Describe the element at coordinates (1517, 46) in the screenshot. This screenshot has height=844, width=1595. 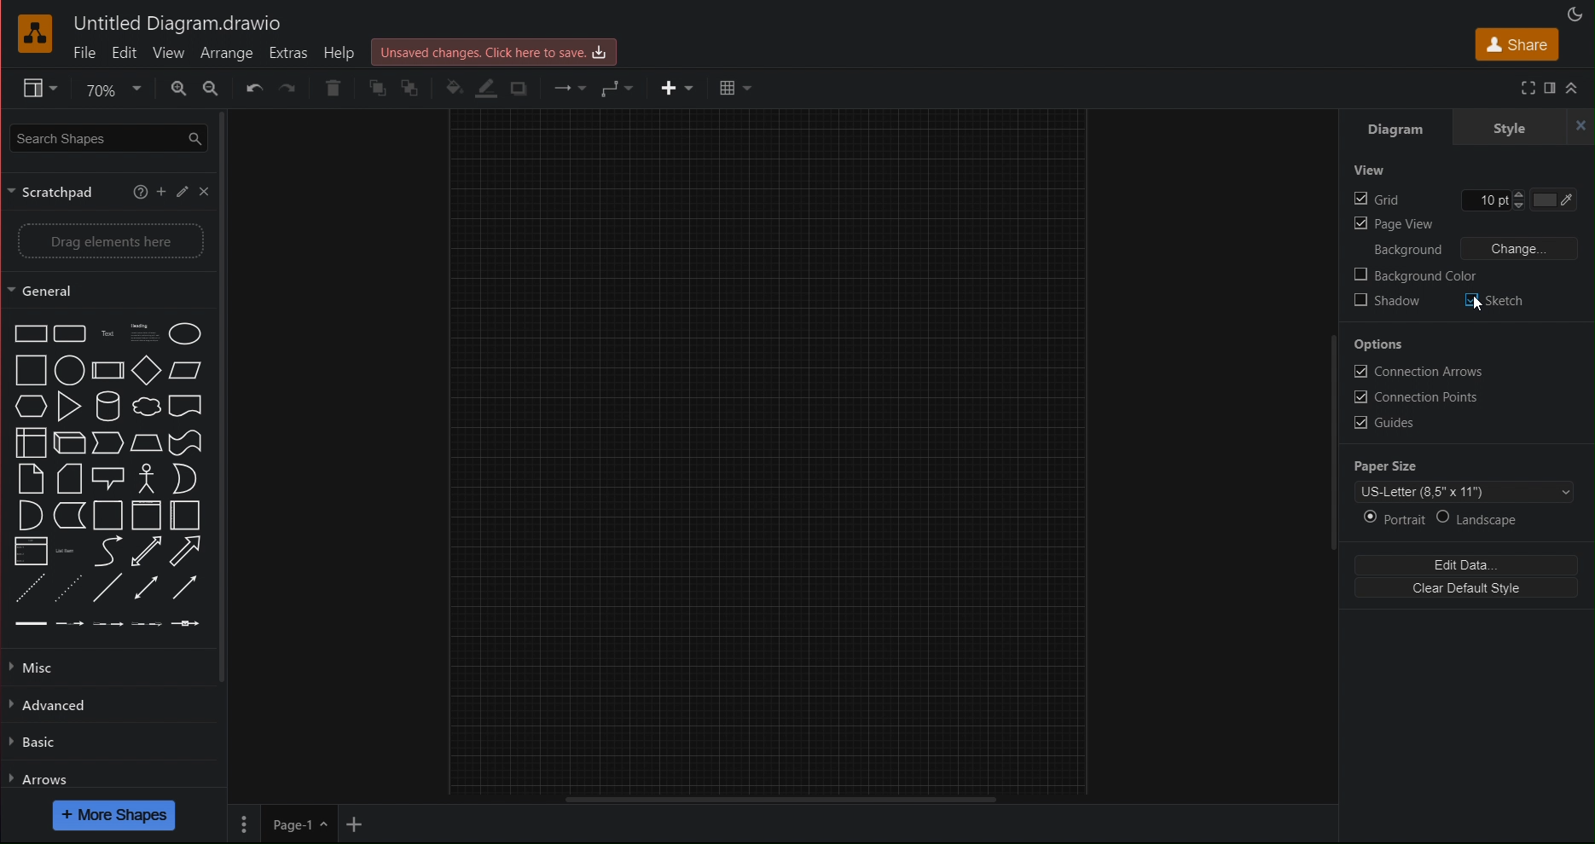
I see `Share` at that location.